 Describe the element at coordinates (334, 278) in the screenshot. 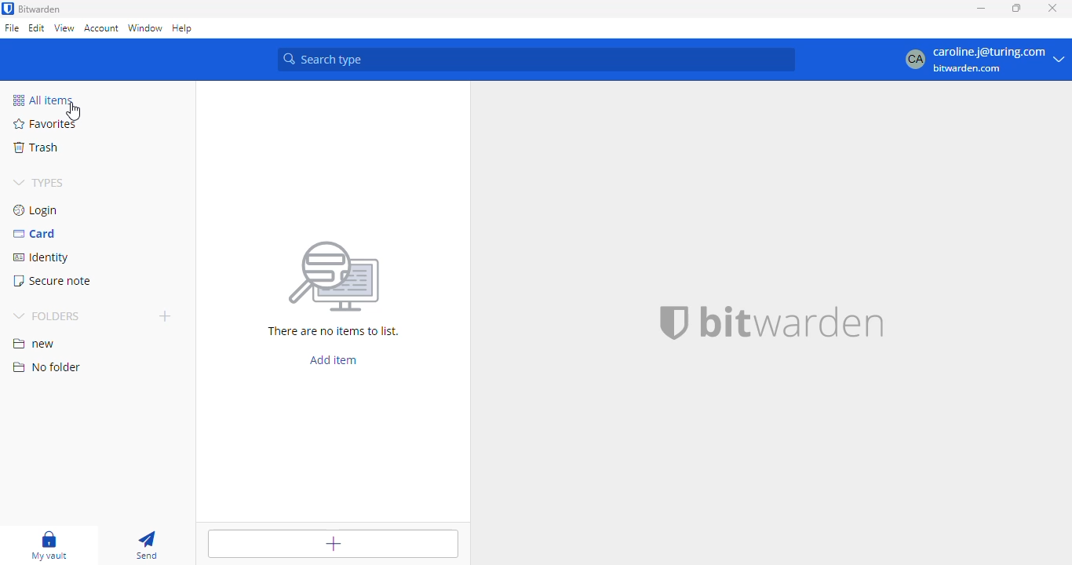

I see `icon` at that location.